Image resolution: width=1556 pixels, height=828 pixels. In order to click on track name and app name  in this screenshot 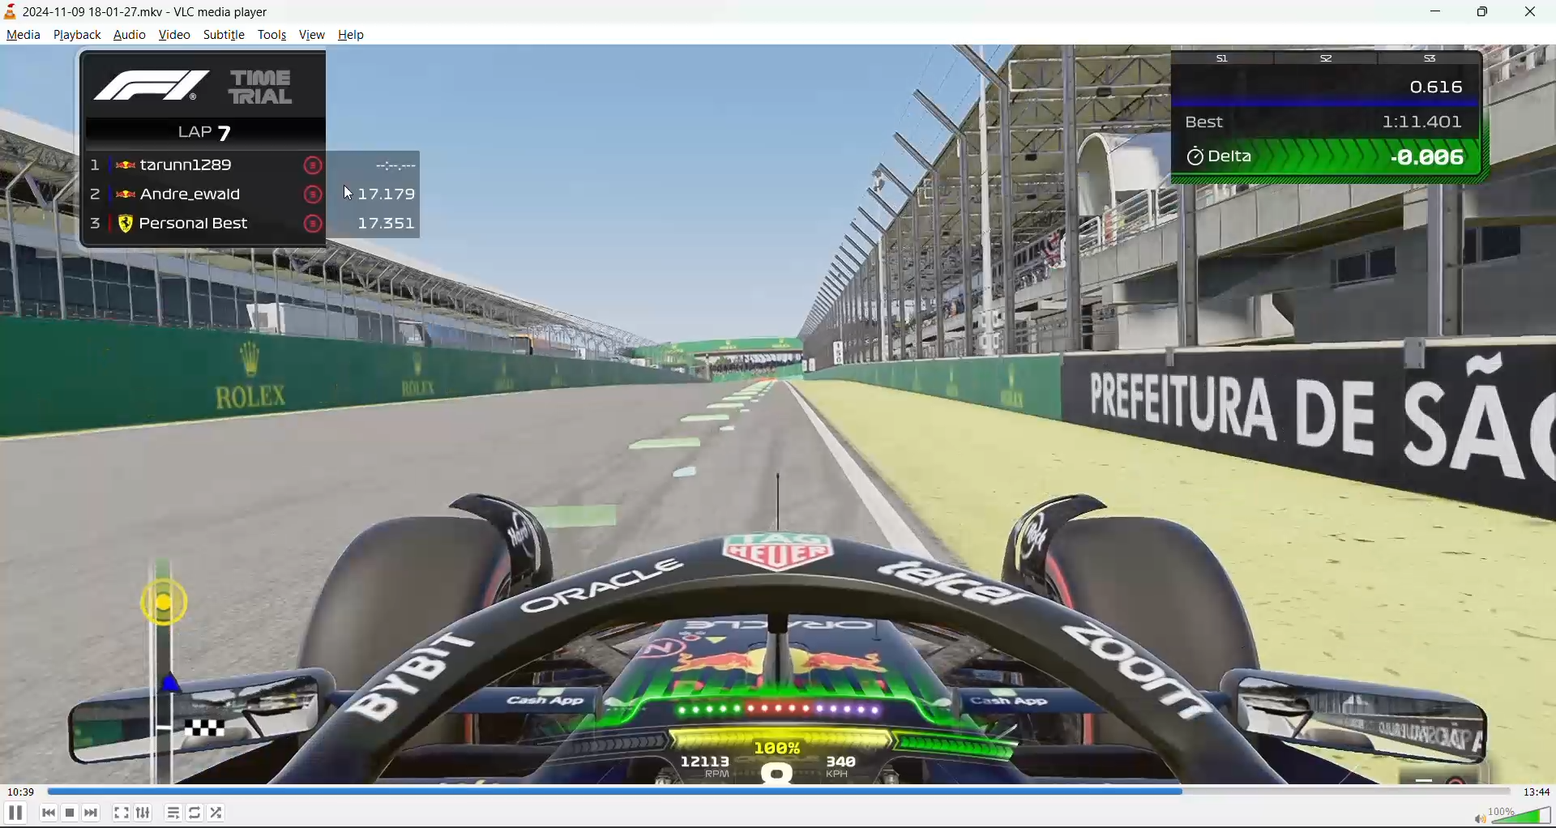, I will do `click(133, 13)`.